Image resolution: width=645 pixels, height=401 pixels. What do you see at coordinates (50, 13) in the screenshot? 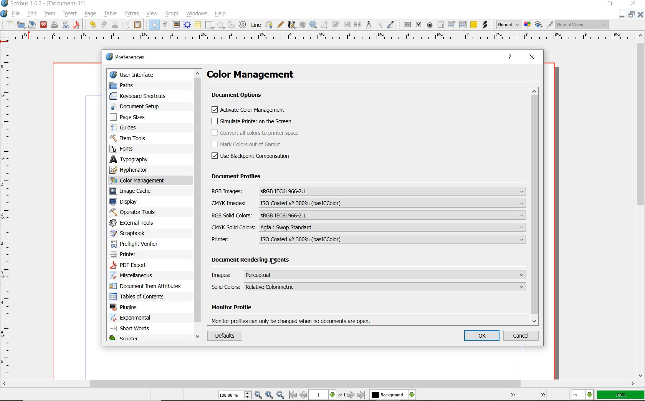
I see `item` at bounding box center [50, 13].